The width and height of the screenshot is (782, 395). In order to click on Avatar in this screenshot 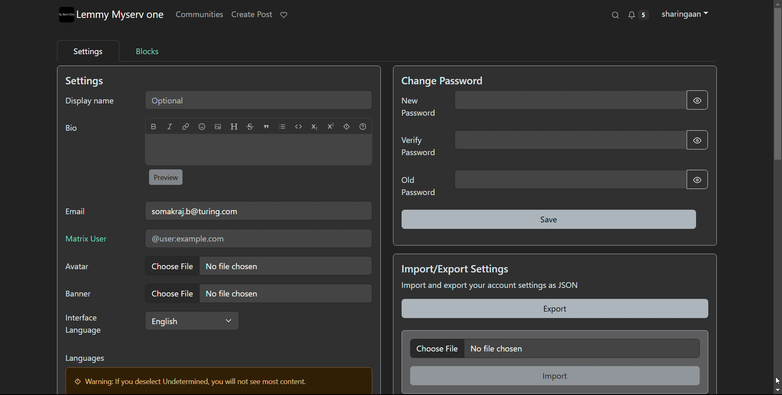, I will do `click(76, 268)`.